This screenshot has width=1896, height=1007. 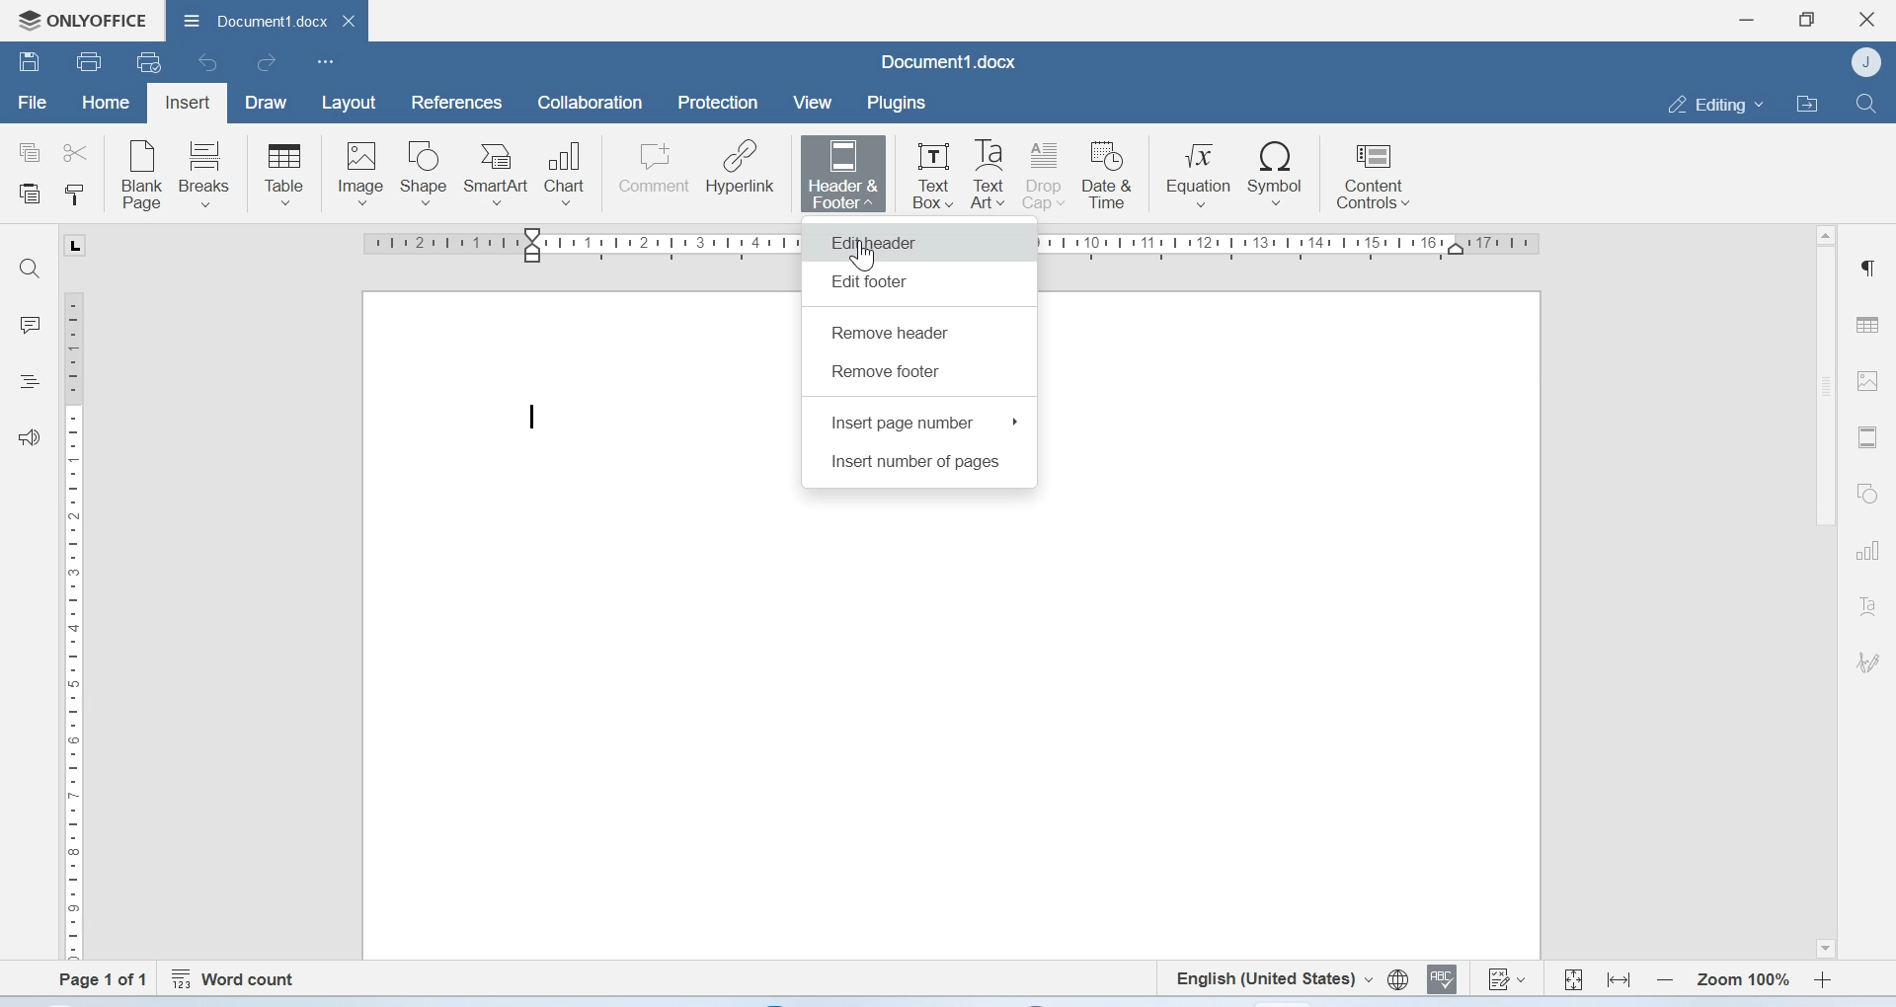 I want to click on Fit to width, so click(x=1618, y=977).